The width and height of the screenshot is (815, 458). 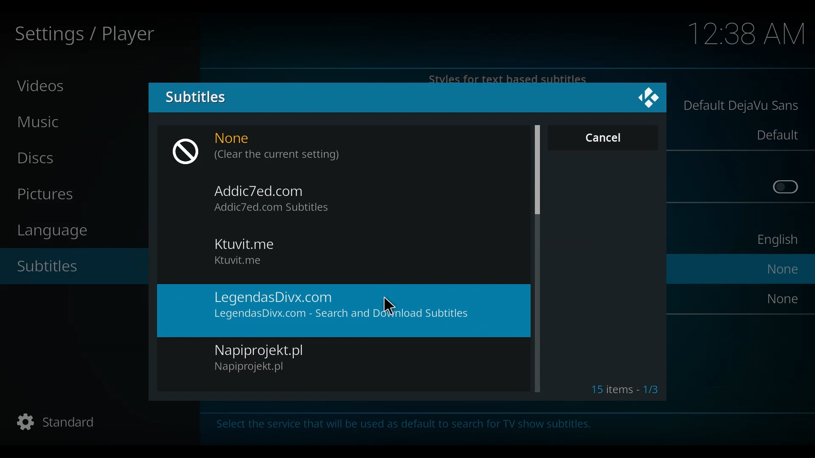 What do you see at coordinates (263, 190) in the screenshot?
I see `Addic7ed.com` at bounding box center [263, 190].